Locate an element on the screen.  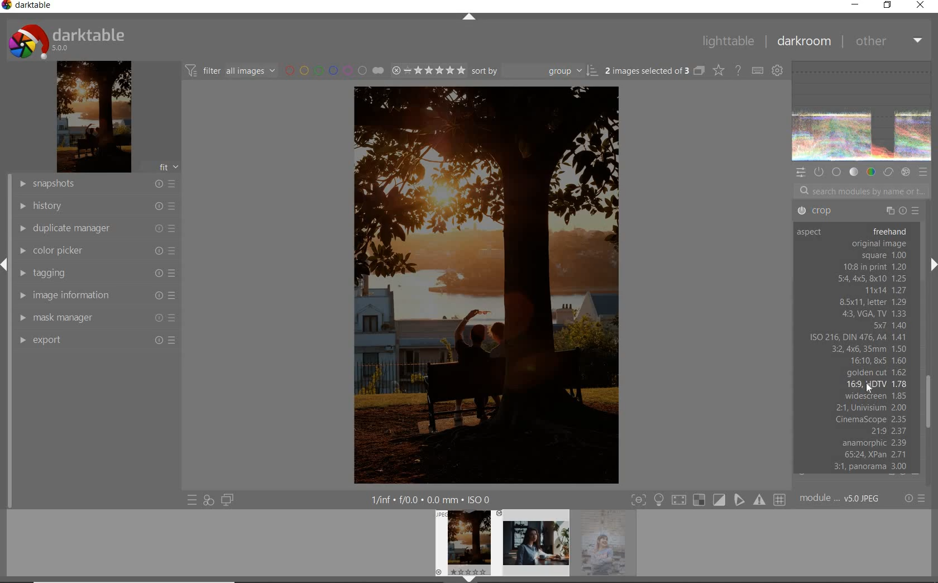
enable for online help is located at coordinates (738, 70).